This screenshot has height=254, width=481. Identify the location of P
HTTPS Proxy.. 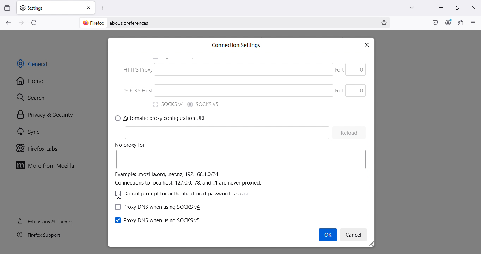
(212, 144).